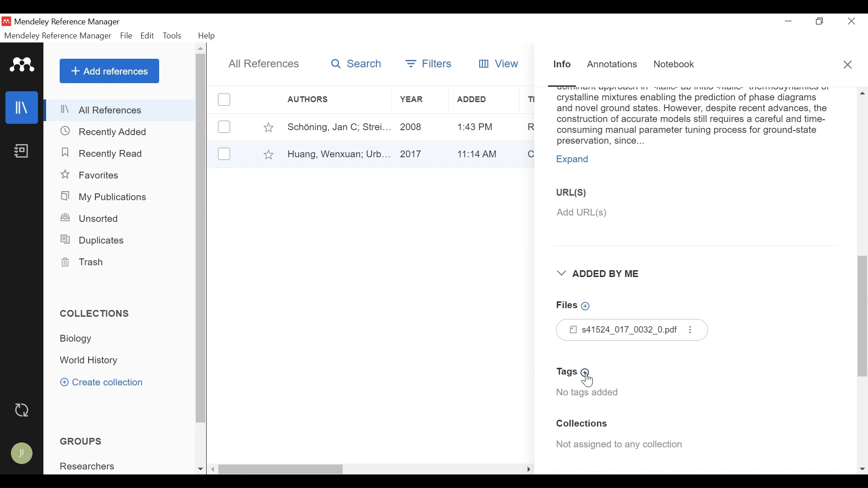 The height and width of the screenshot is (488, 868). What do you see at coordinates (105, 197) in the screenshot?
I see `My Publications` at bounding box center [105, 197].